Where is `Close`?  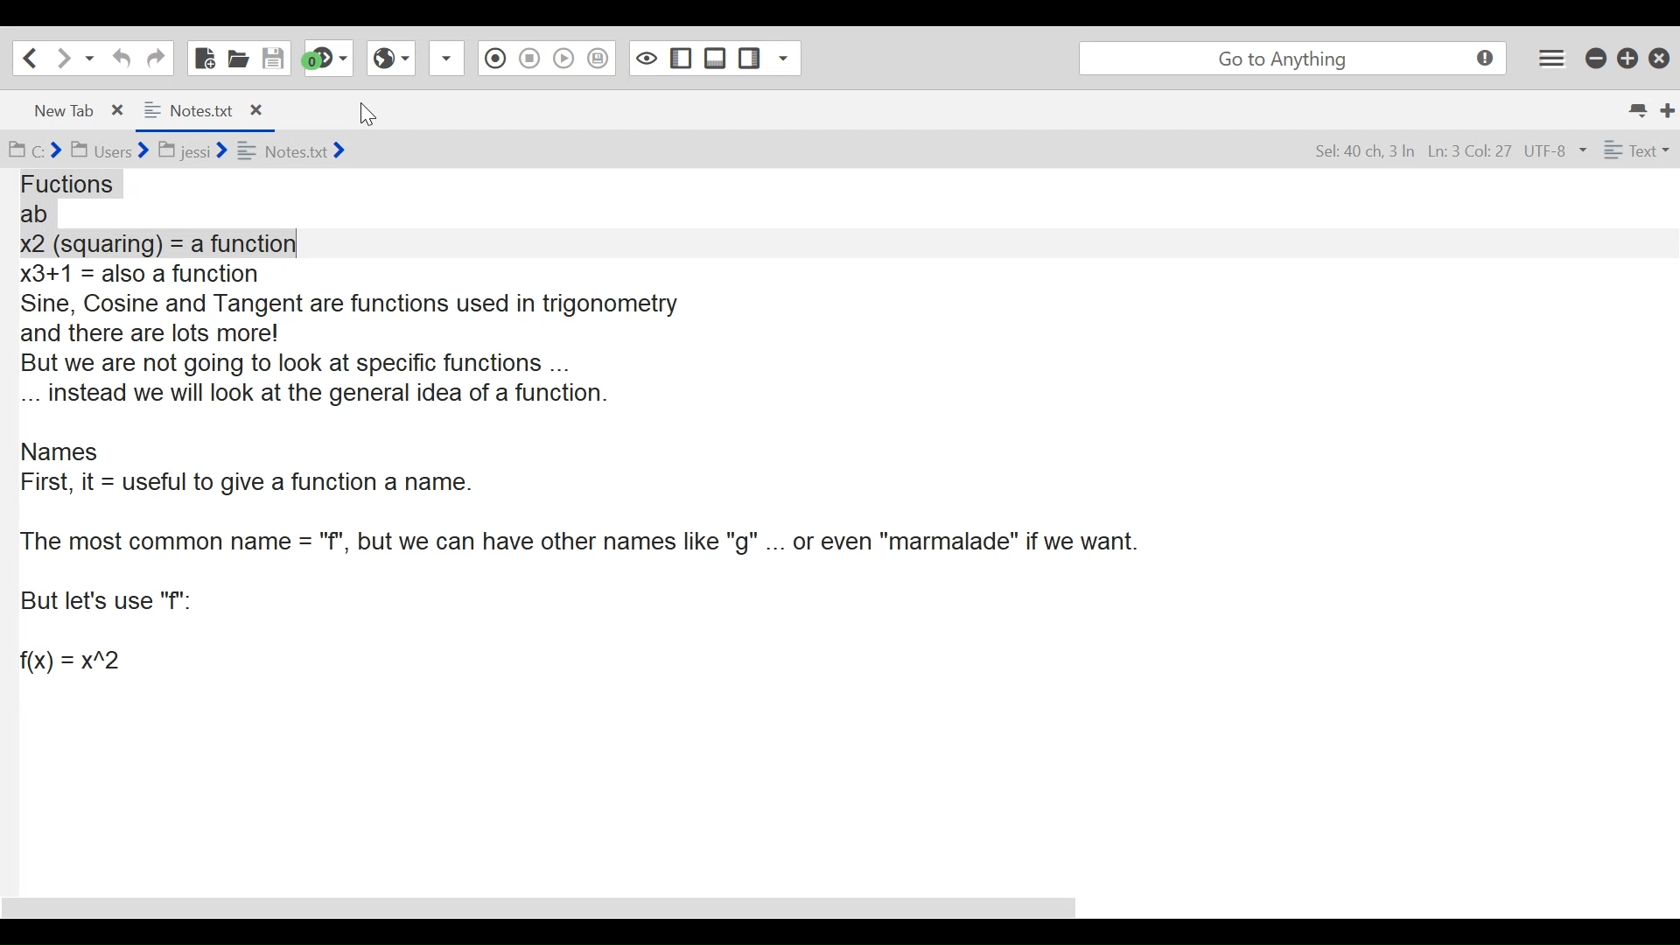 Close is located at coordinates (1658, 57).